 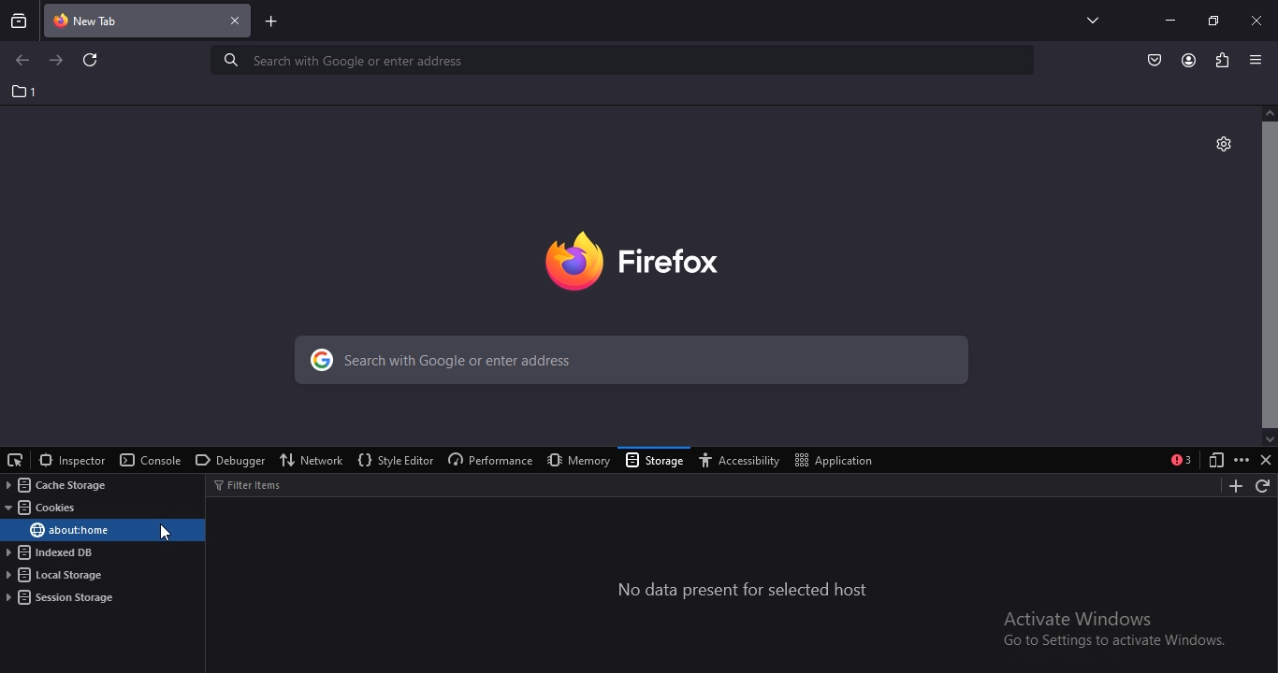 What do you see at coordinates (313, 459) in the screenshot?
I see `network` at bounding box center [313, 459].